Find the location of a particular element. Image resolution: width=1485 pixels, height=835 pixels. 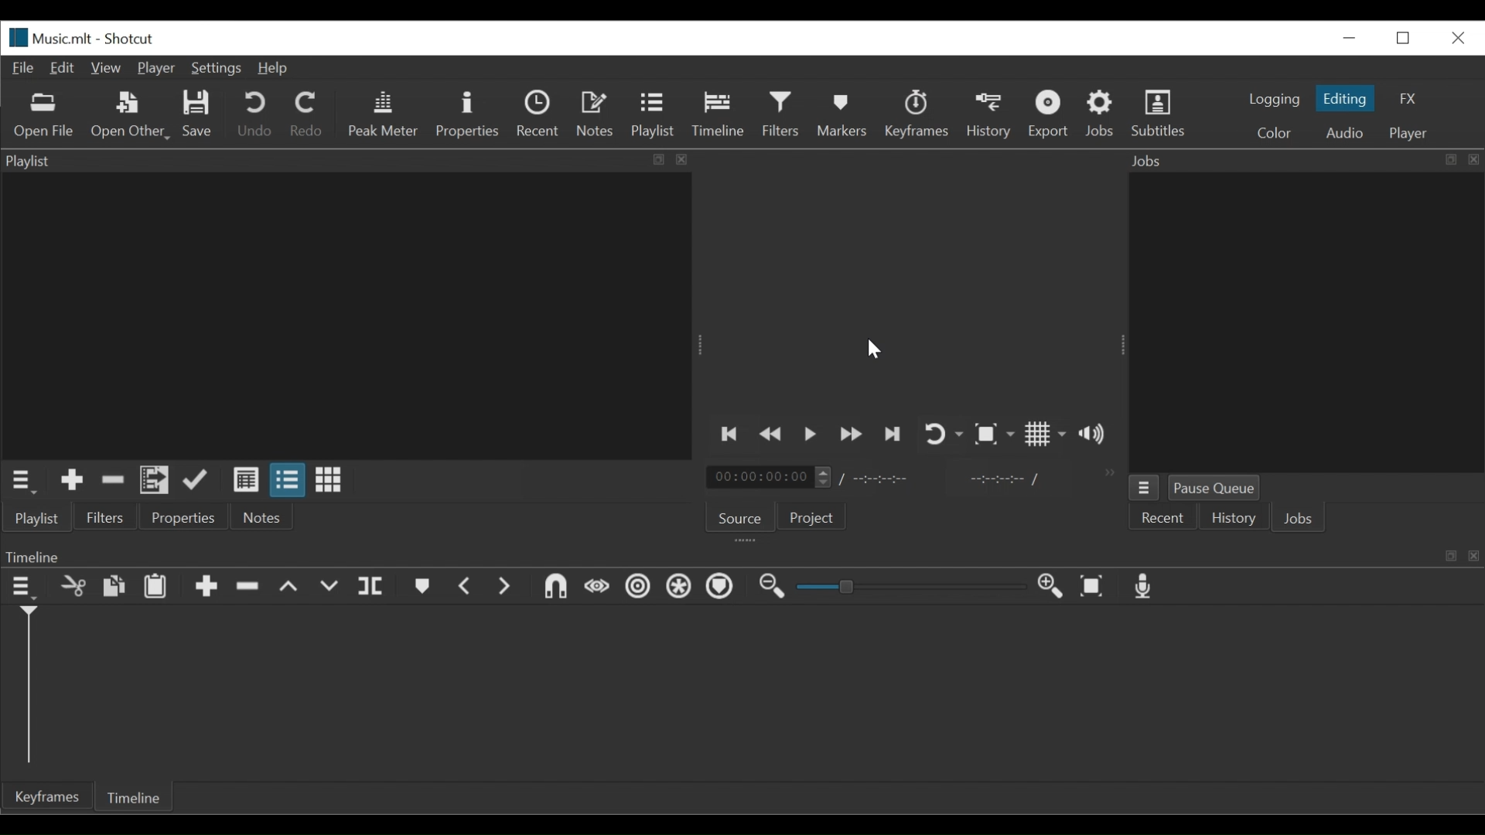

cursor is located at coordinates (872, 347).